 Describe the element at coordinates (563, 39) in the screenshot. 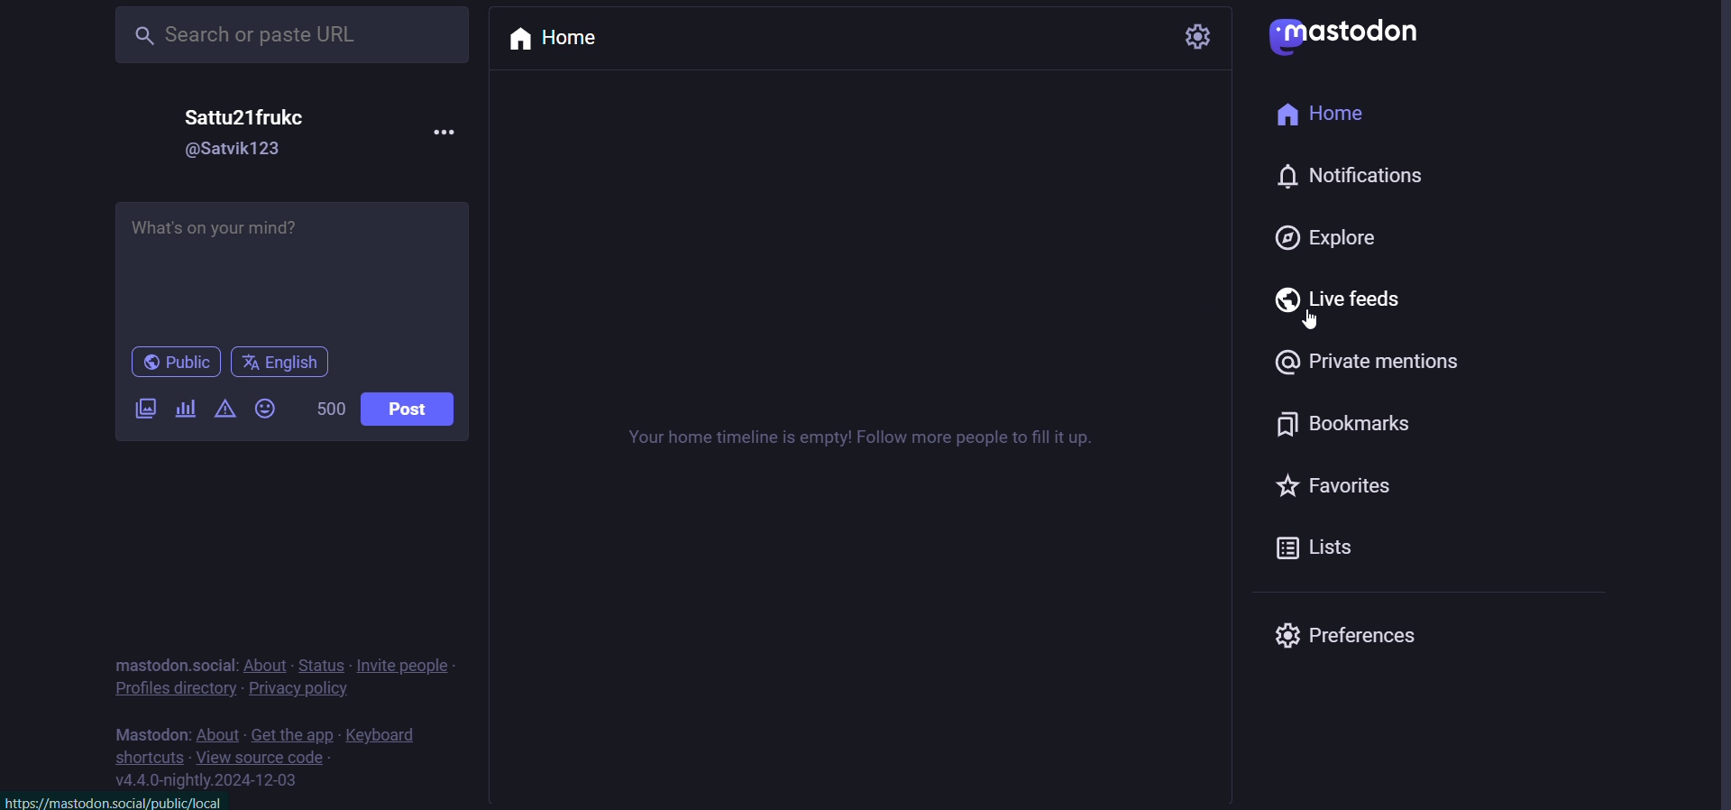

I see `home` at that location.